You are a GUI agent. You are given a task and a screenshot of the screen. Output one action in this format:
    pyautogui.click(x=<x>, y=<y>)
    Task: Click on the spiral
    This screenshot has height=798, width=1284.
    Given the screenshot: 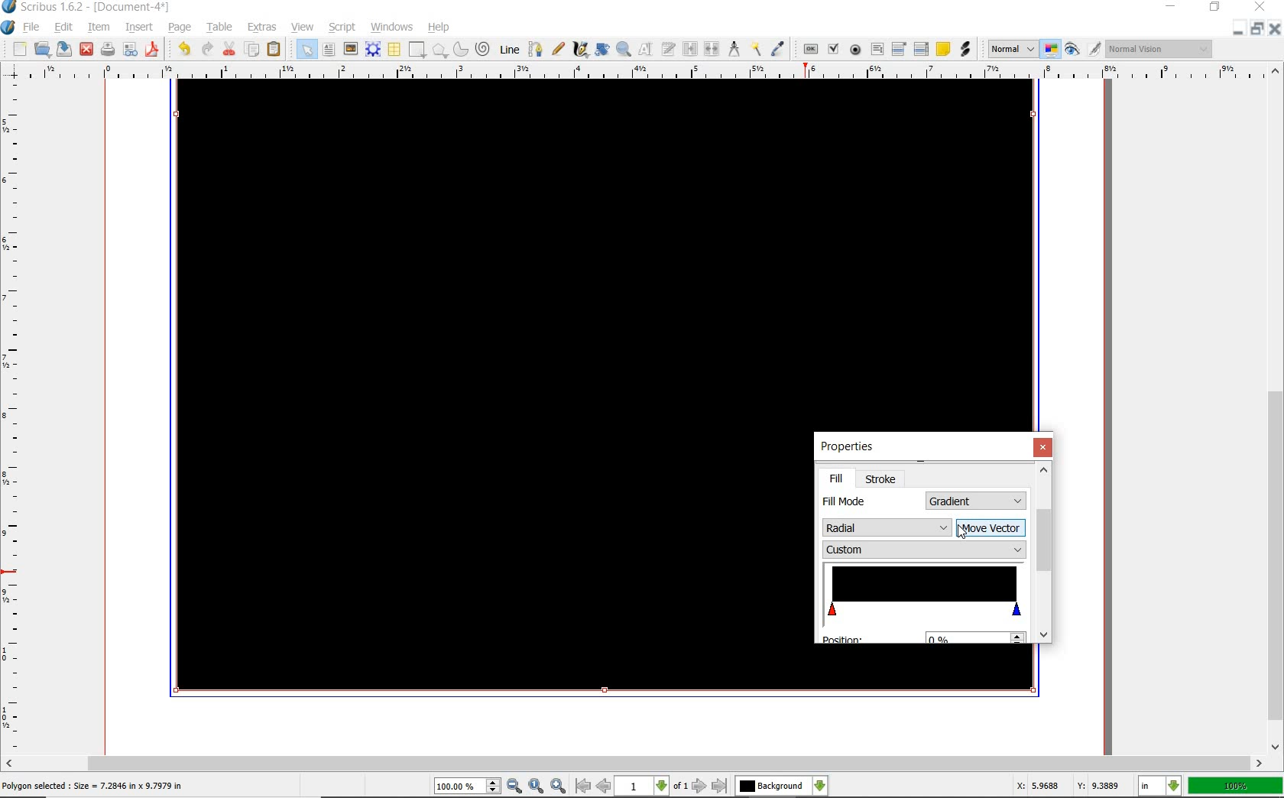 What is the action you would take?
    pyautogui.click(x=484, y=49)
    